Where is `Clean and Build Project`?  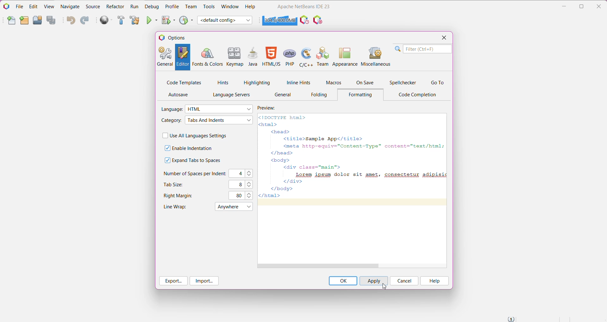 Clean and Build Project is located at coordinates (134, 21).